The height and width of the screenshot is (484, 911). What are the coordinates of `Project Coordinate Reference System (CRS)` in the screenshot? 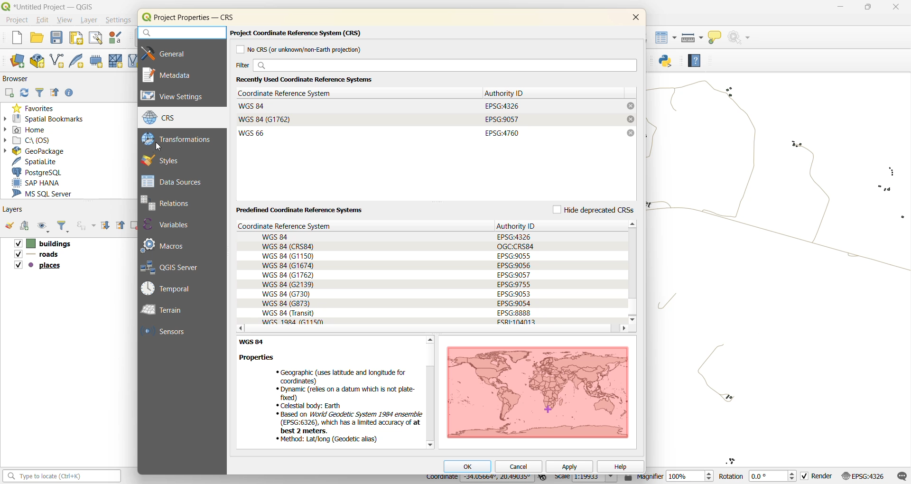 It's located at (299, 34).